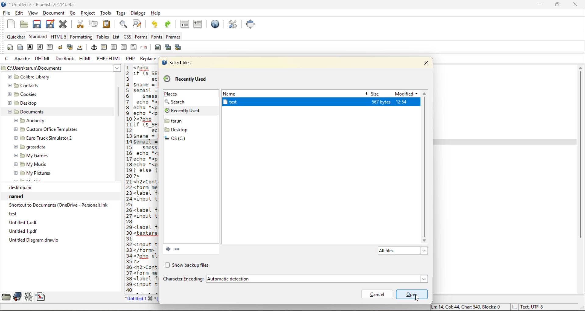 This screenshot has height=311, width=585. I want to click on Untitled 1.pdf, so click(60, 231).